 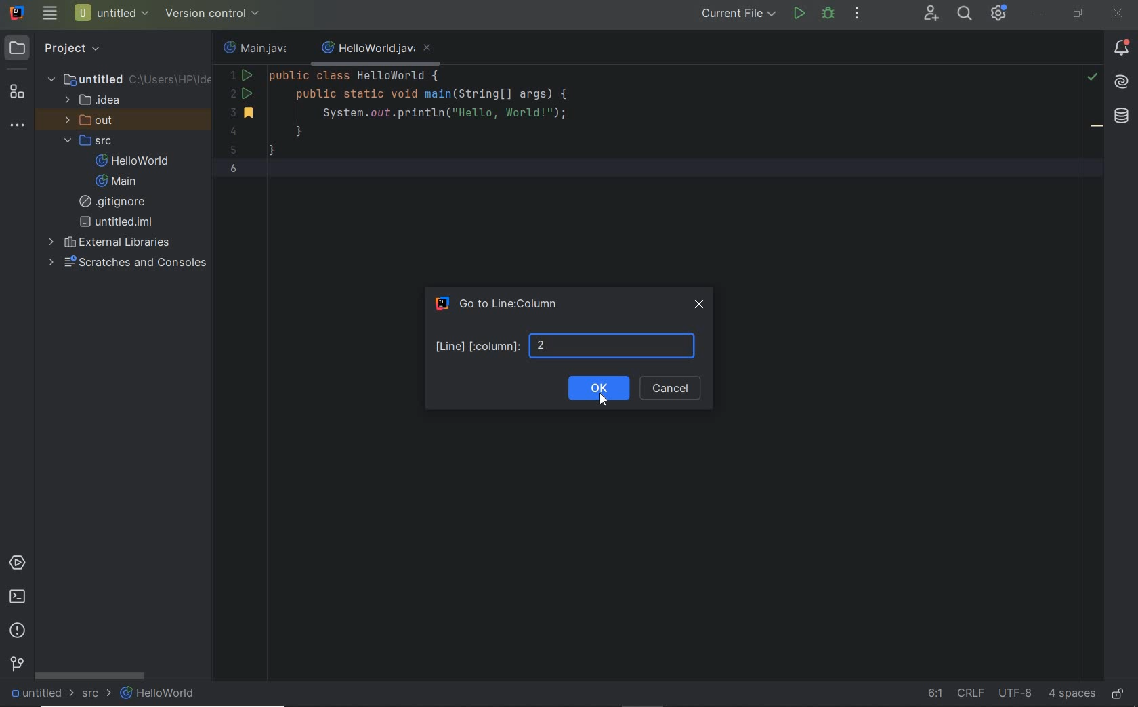 I want to click on HelloWorld, so click(x=159, y=693).